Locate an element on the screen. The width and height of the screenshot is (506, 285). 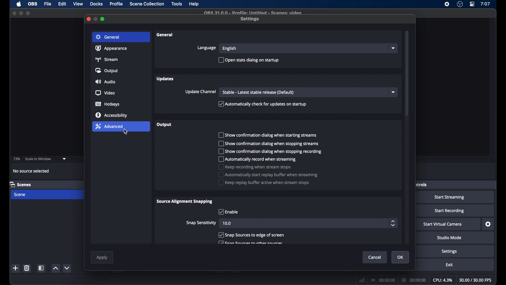
duration is located at coordinates (414, 279).